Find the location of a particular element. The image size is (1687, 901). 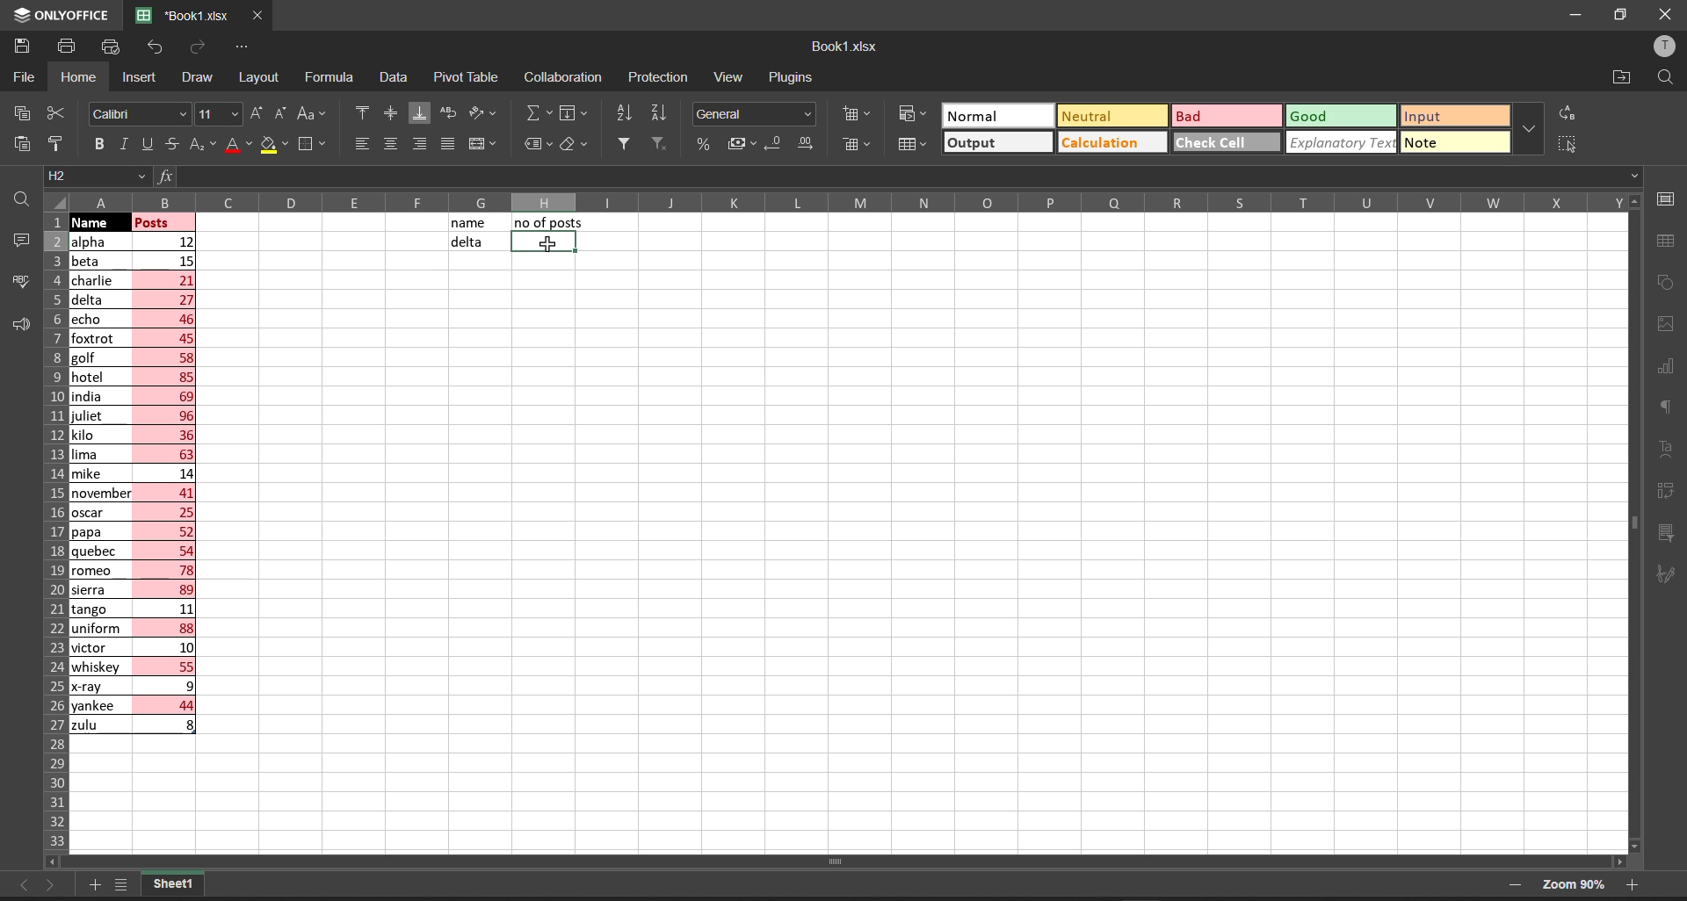

add worksheet is located at coordinates (251, 2314).